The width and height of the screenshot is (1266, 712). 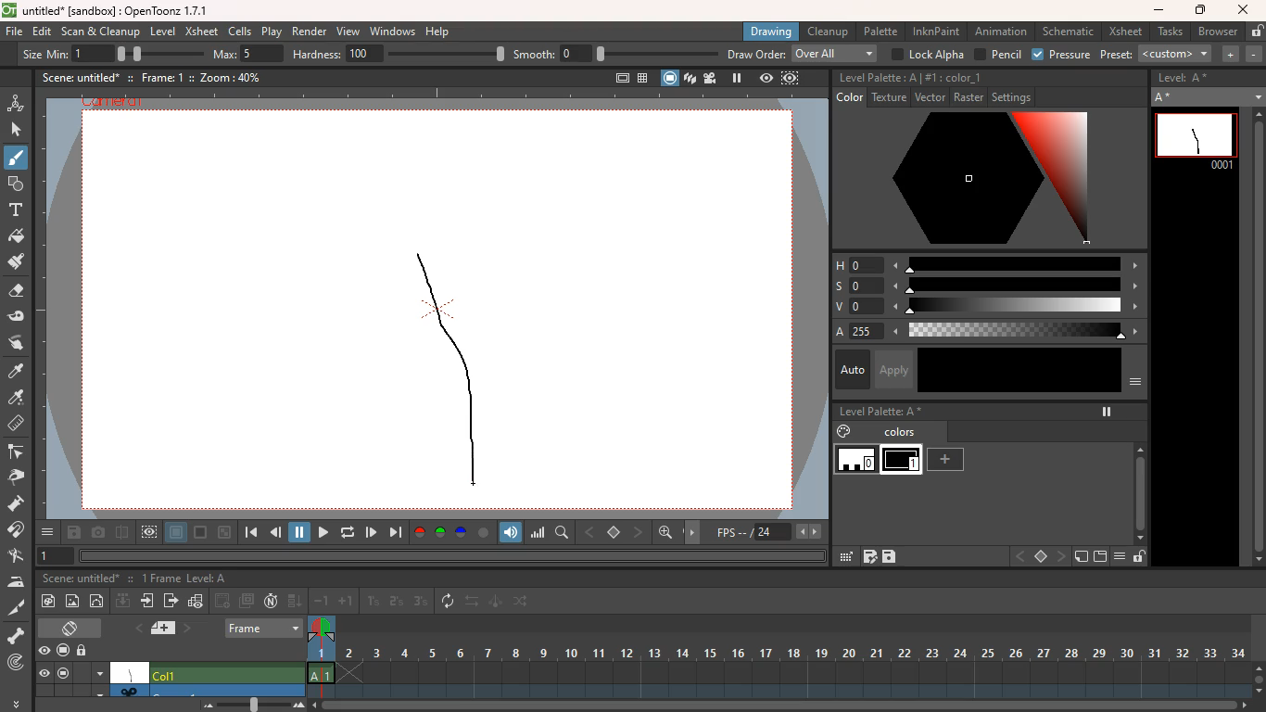 What do you see at coordinates (150, 532) in the screenshot?
I see `view` at bounding box center [150, 532].